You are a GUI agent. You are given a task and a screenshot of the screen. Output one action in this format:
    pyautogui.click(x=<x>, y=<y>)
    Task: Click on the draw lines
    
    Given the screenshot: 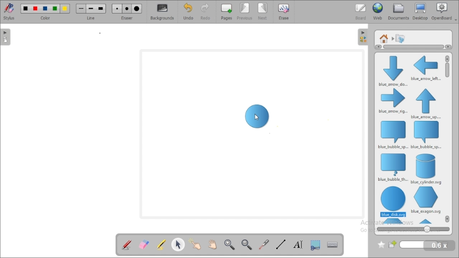 What is the action you would take?
    pyautogui.click(x=280, y=244)
    